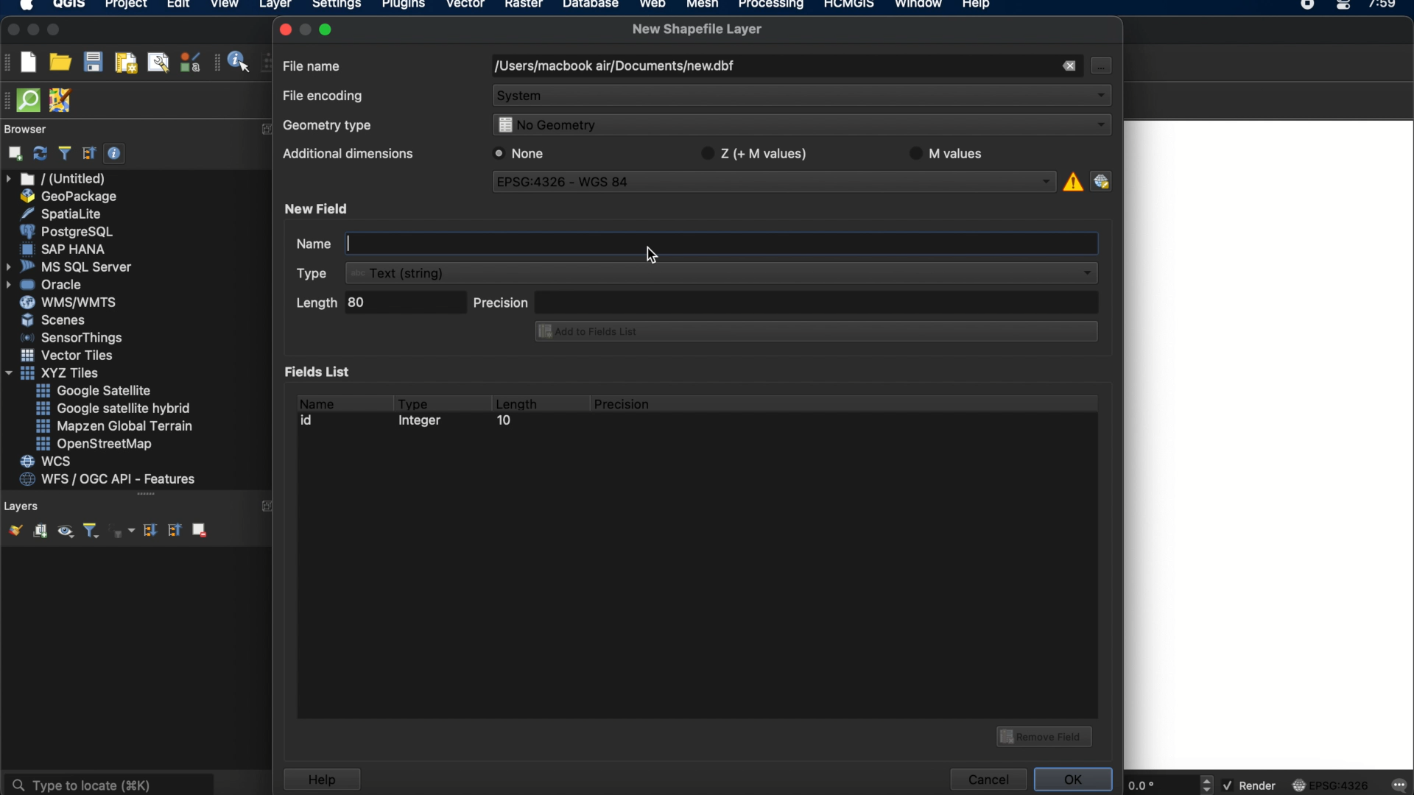 Image resolution: width=1414 pixels, height=795 pixels. I want to click on database, so click(590, 6).